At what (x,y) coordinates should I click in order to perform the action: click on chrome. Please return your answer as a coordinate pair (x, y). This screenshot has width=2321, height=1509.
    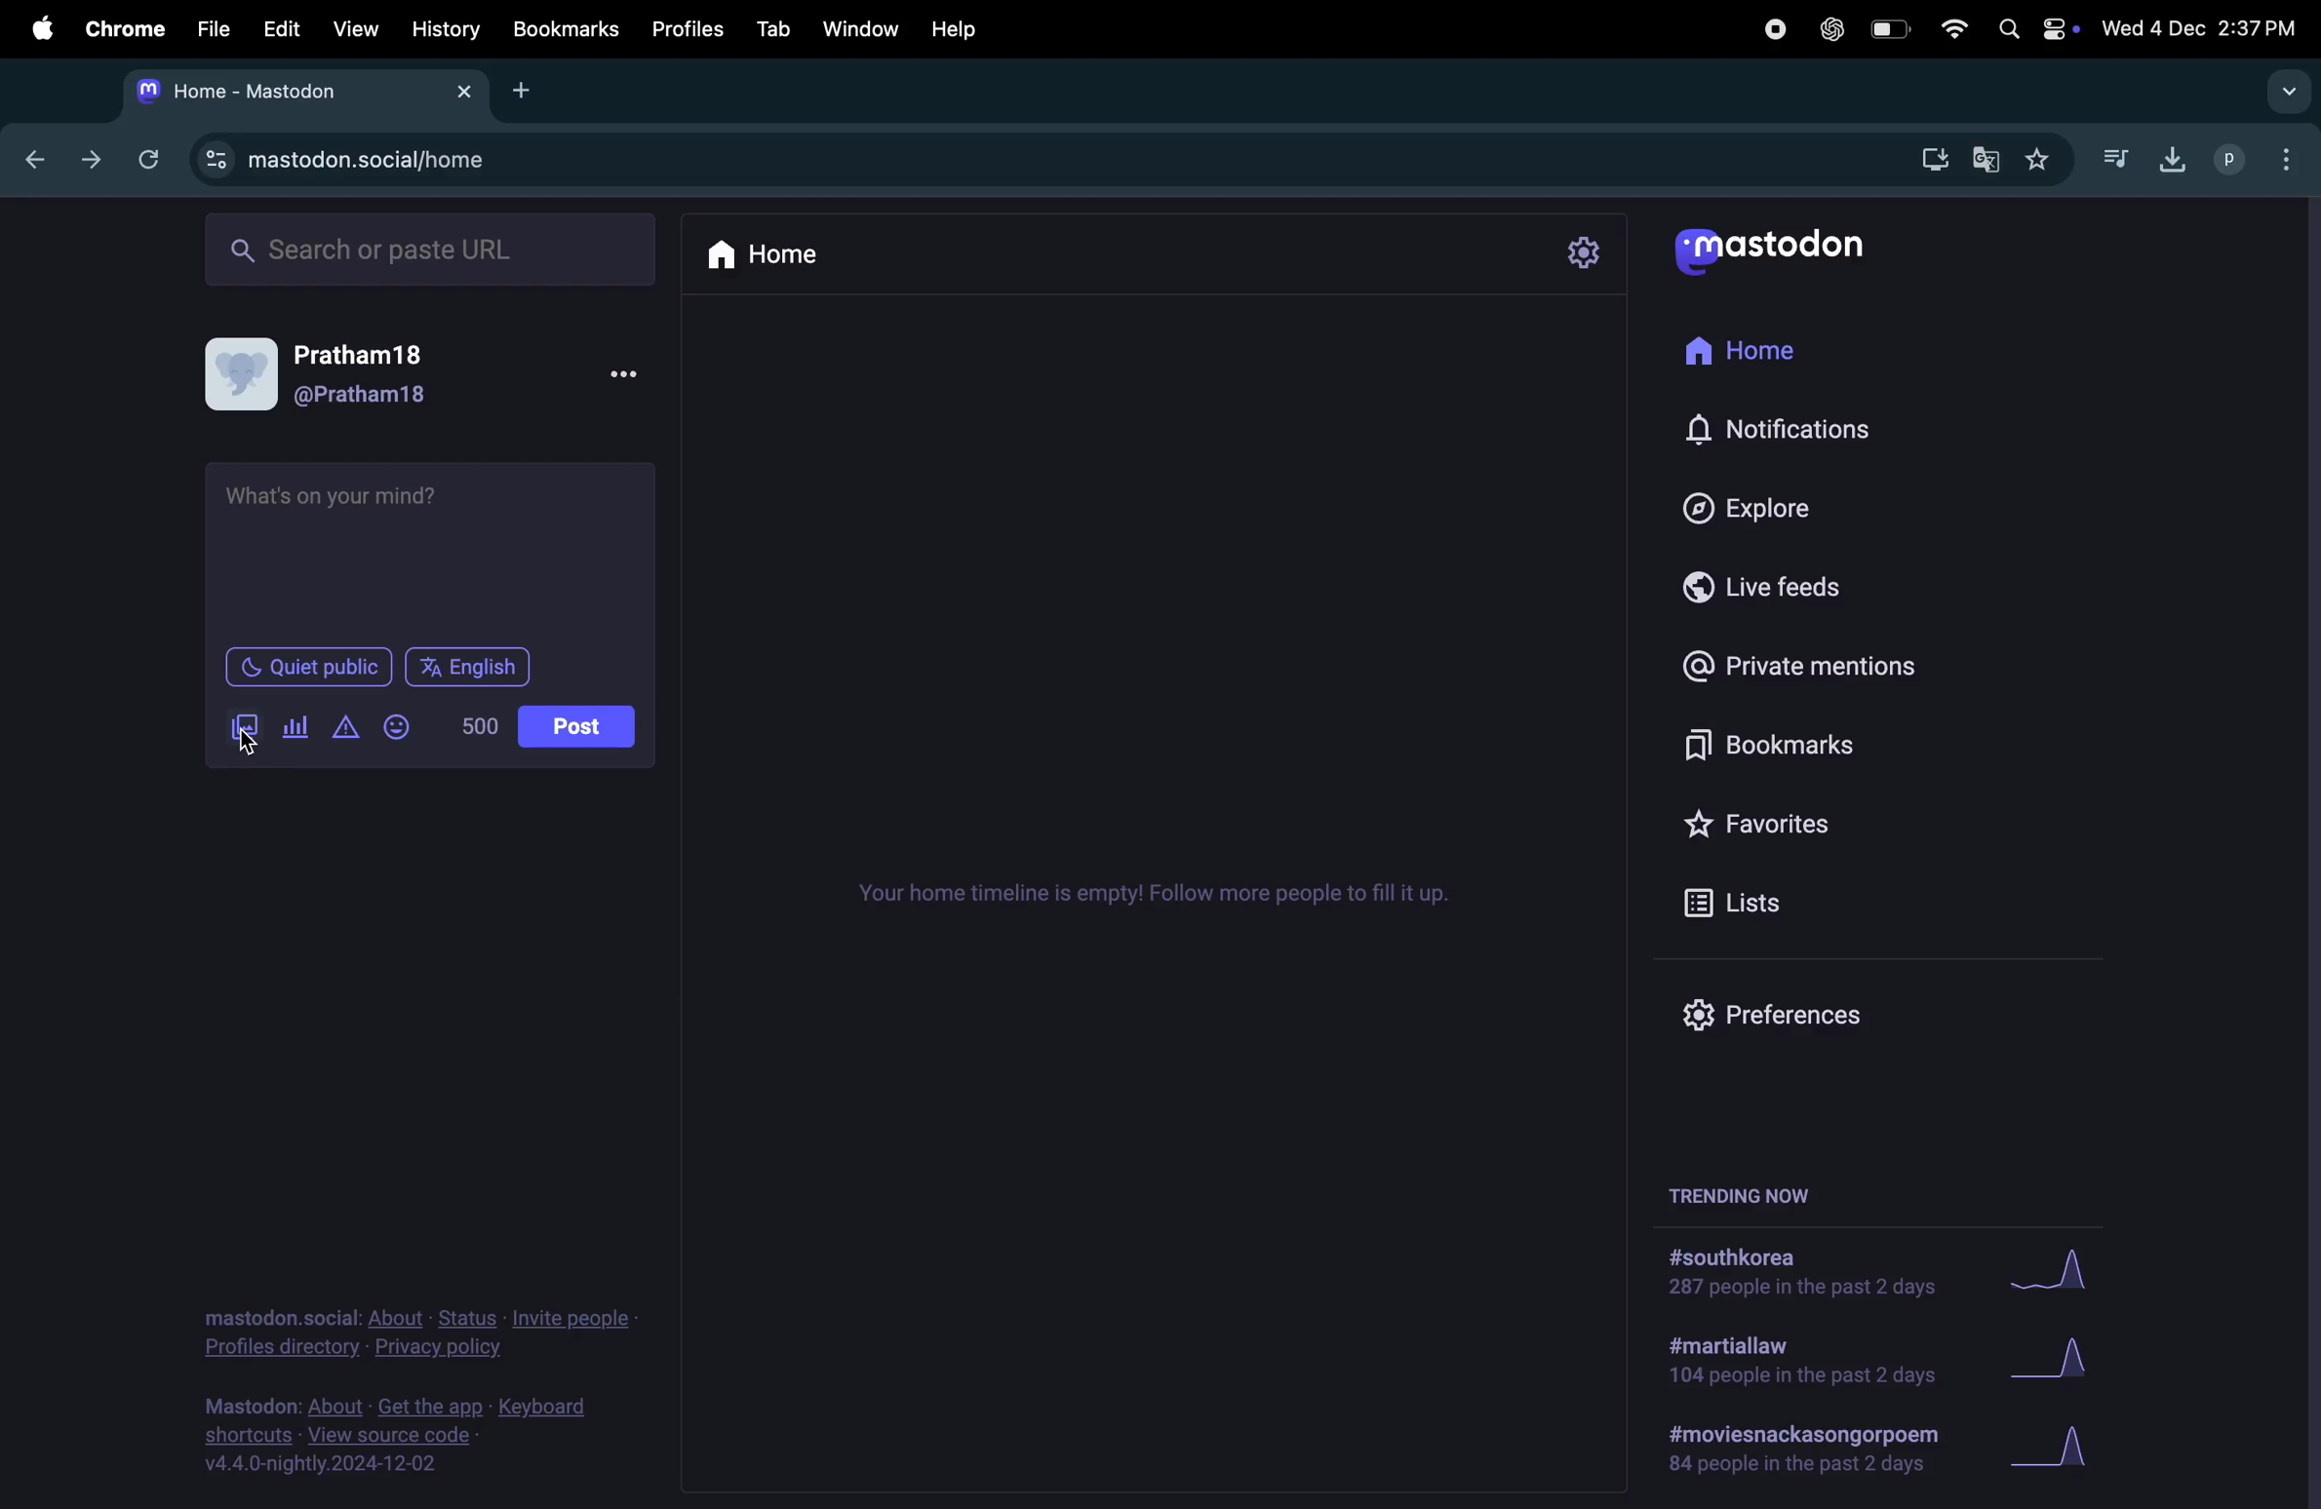
    Looking at the image, I should click on (121, 28).